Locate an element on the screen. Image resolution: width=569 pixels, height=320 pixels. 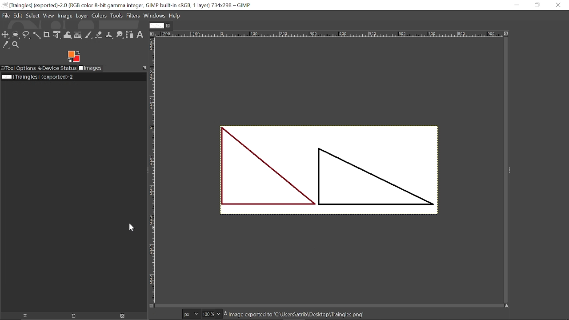
Text tool is located at coordinates (140, 35).